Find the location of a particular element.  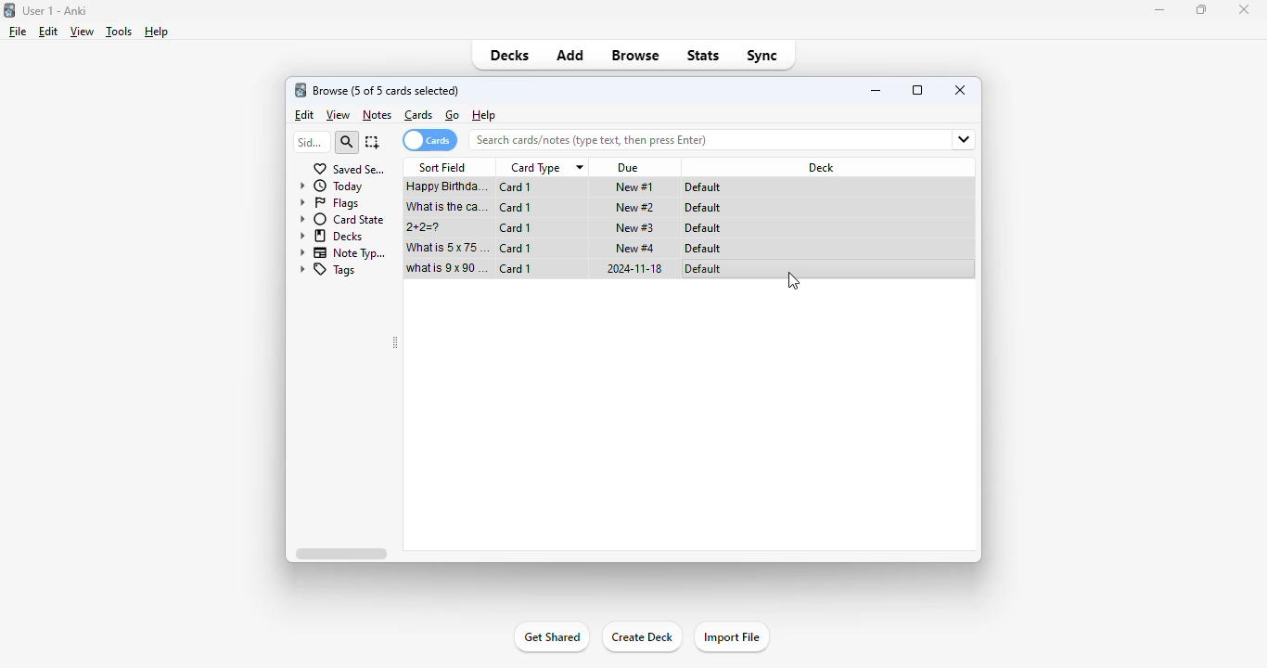

card 1 is located at coordinates (517, 187).